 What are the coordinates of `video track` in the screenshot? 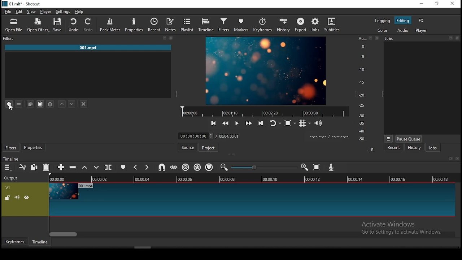 It's located at (229, 199).